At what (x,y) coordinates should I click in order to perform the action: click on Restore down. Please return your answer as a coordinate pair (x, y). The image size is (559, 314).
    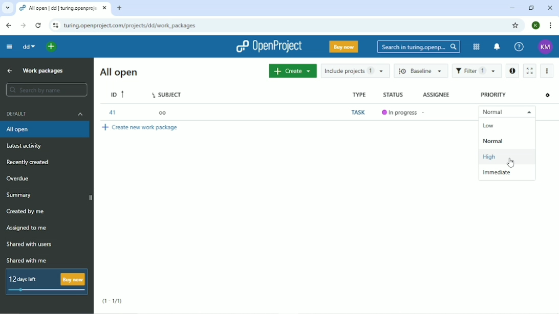
    Looking at the image, I should click on (532, 8).